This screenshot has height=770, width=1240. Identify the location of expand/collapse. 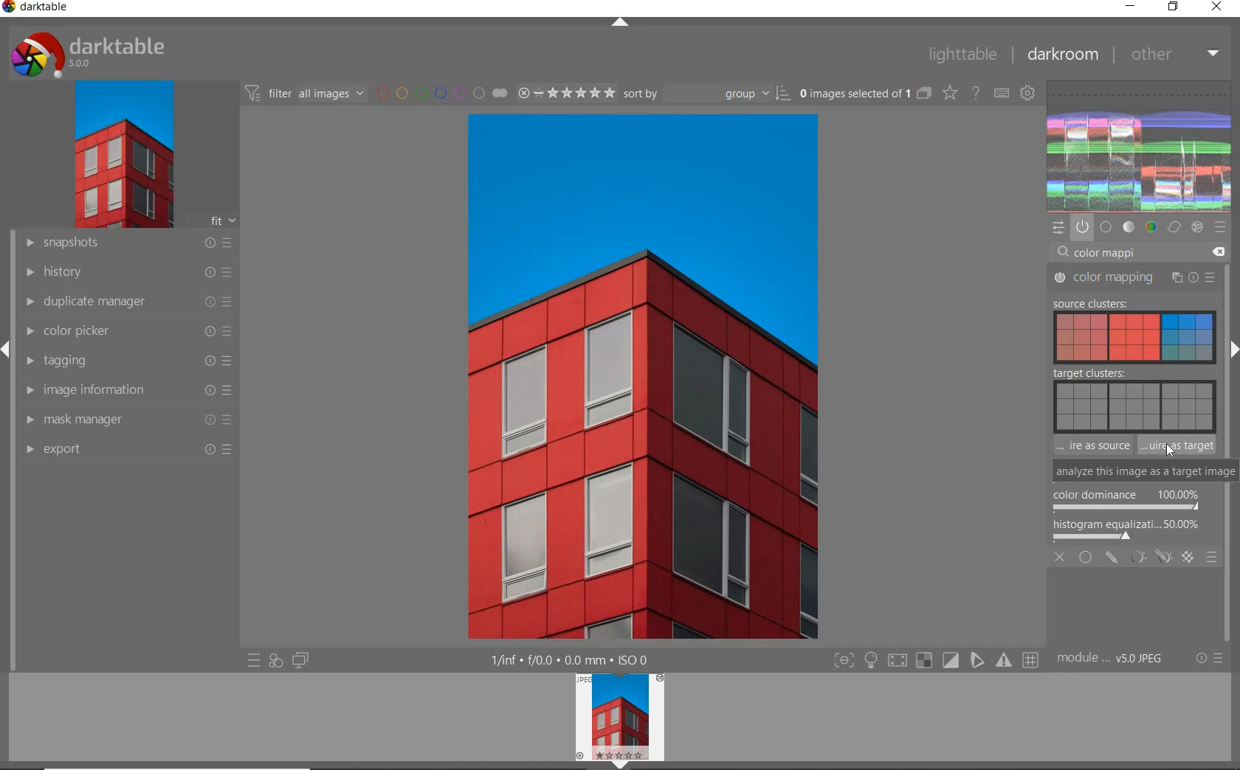
(619, 21).